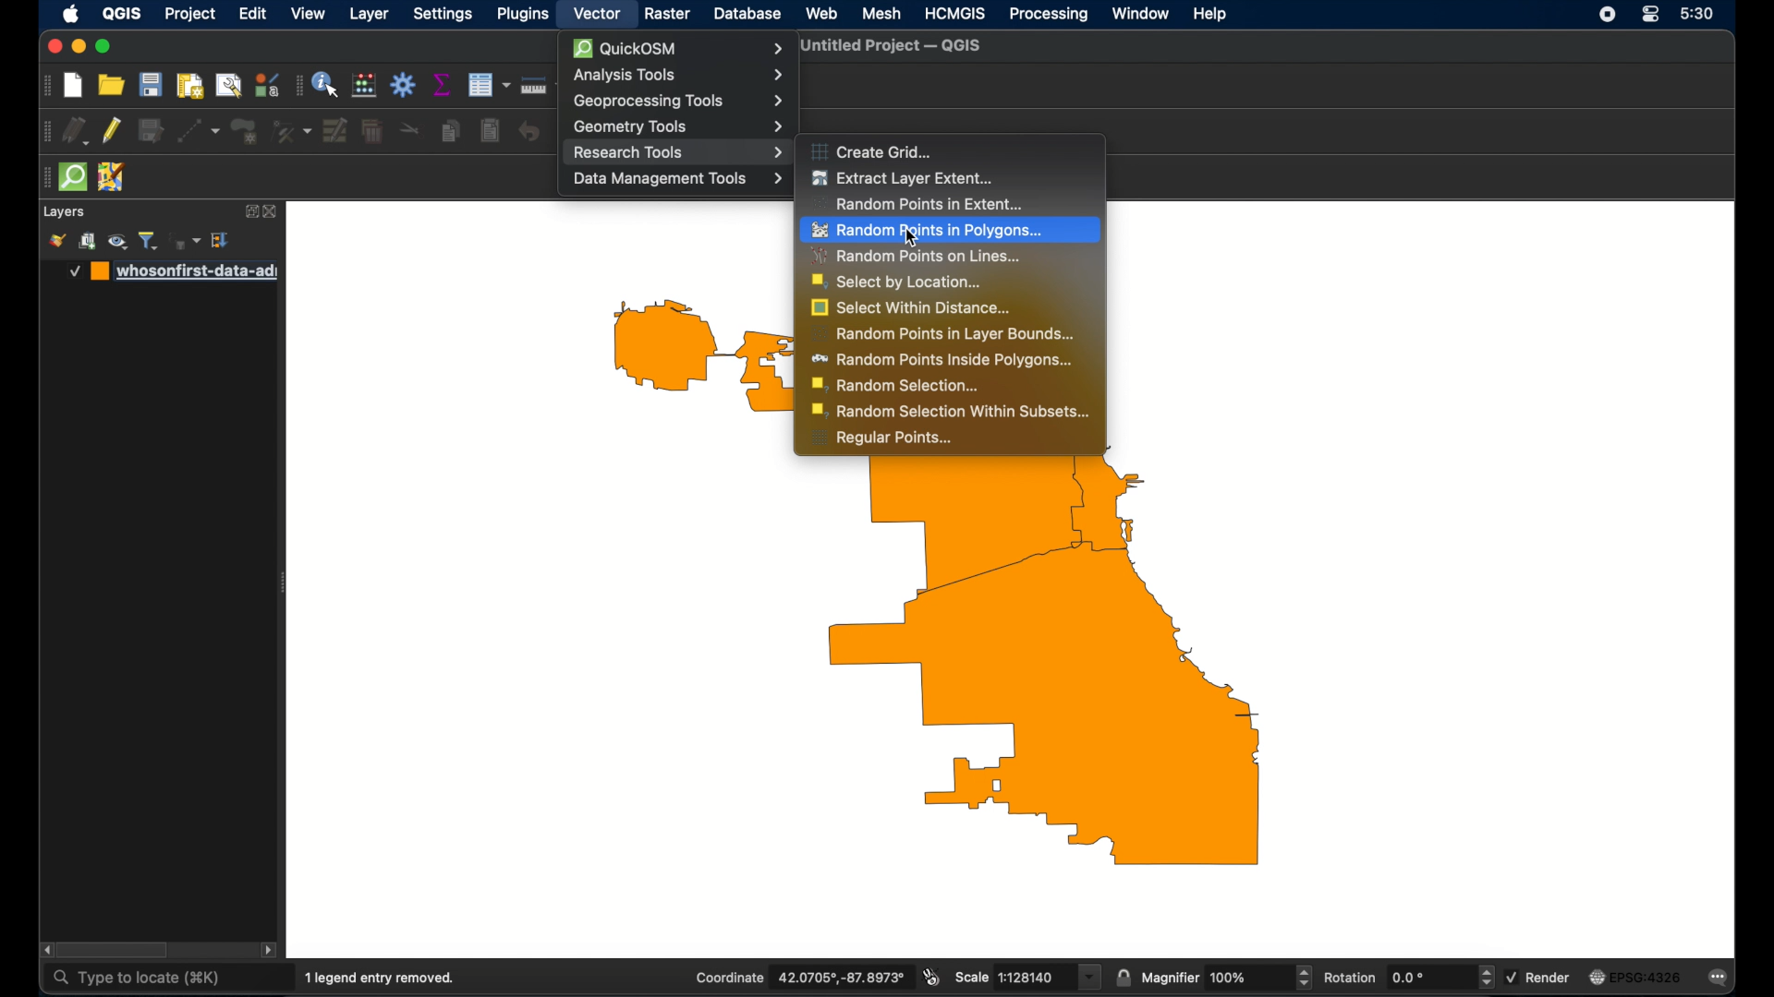 The width and height of the screenshot is (1774, 997). What do you see at coordinates (894, 46) in the screenshot?
I see `untitled project` at bounding box center [894, 46].